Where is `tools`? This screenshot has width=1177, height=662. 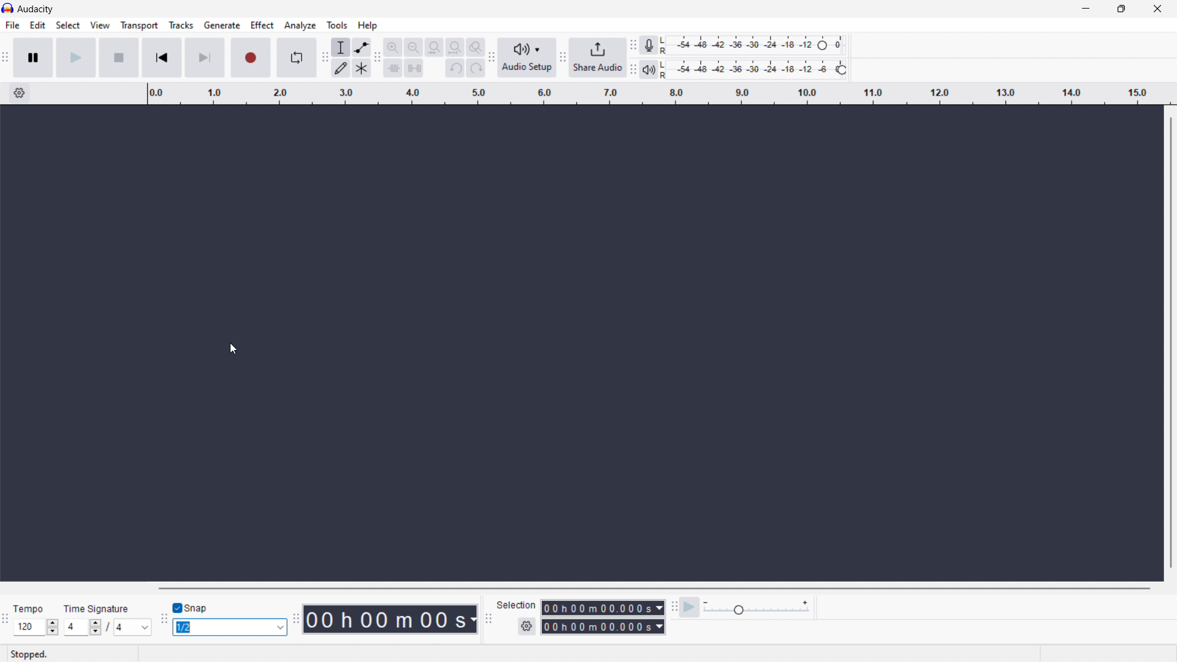 tools is located at coordinates (337, 25).